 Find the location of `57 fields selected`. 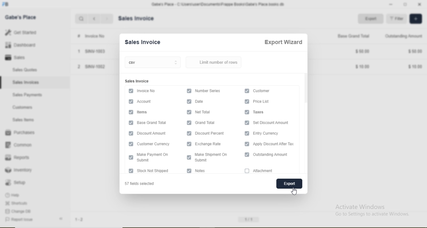

57 fields selected is located at coordinates (142, 184).